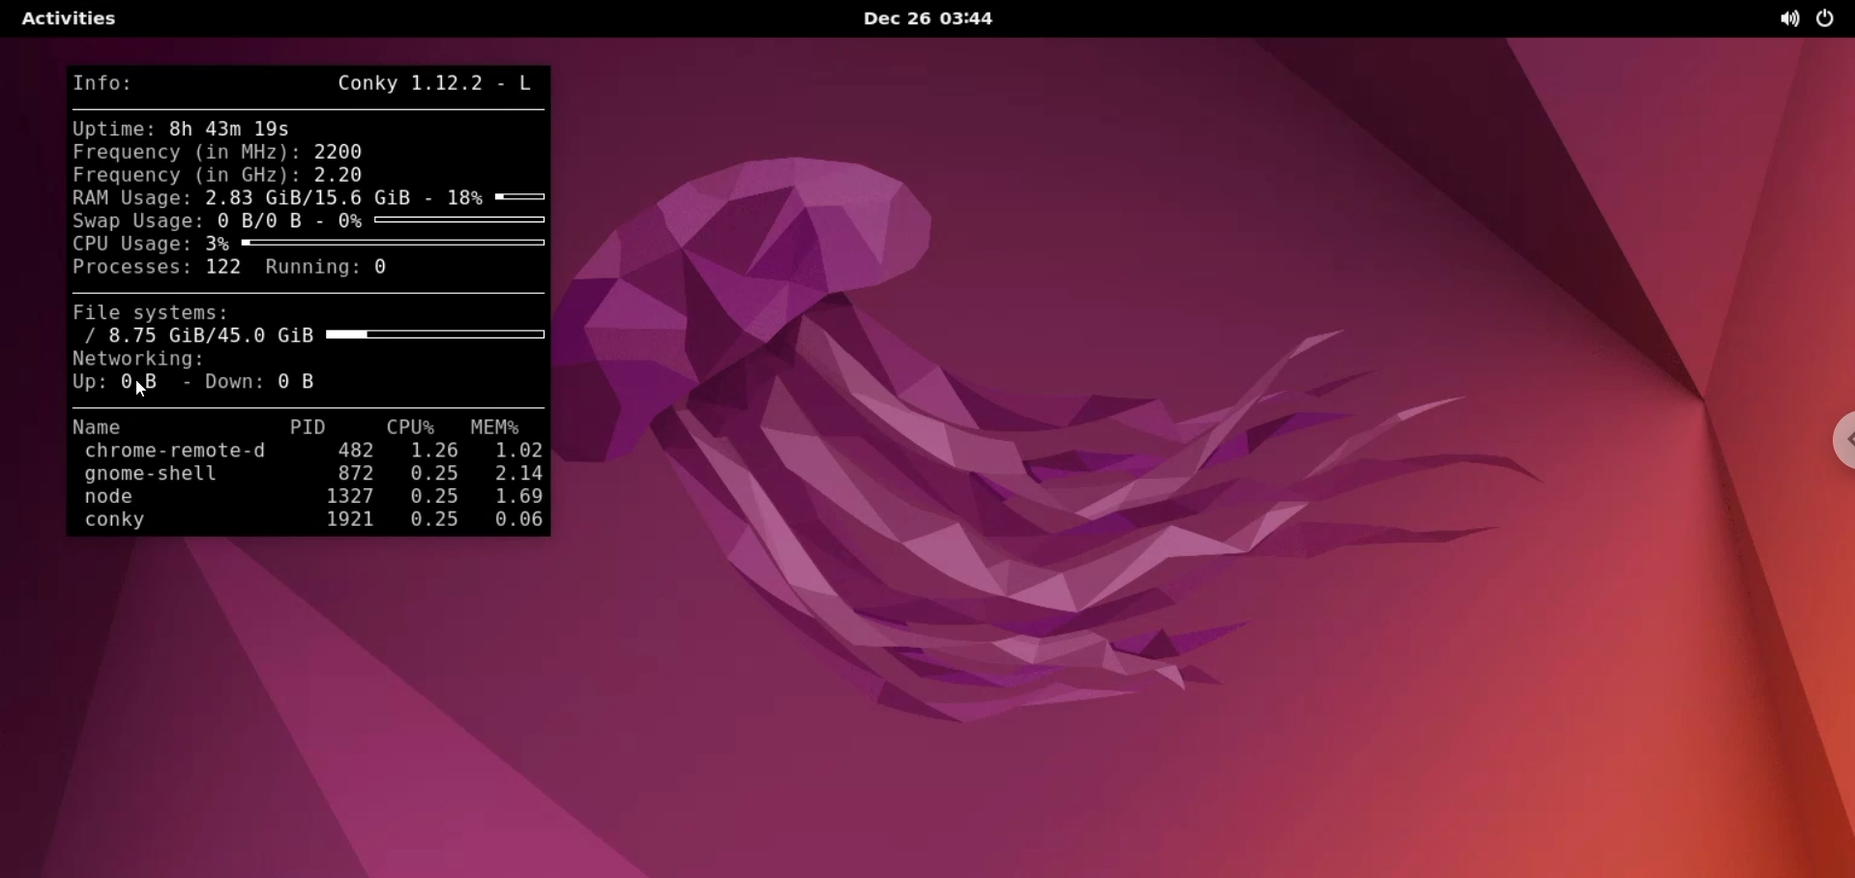 Image resolution: width=1855 pixels, height=878 pixels. What do you see at coordinates (351, 520) in the screenshot?
I see `1921` at bounding box center [351, 520].